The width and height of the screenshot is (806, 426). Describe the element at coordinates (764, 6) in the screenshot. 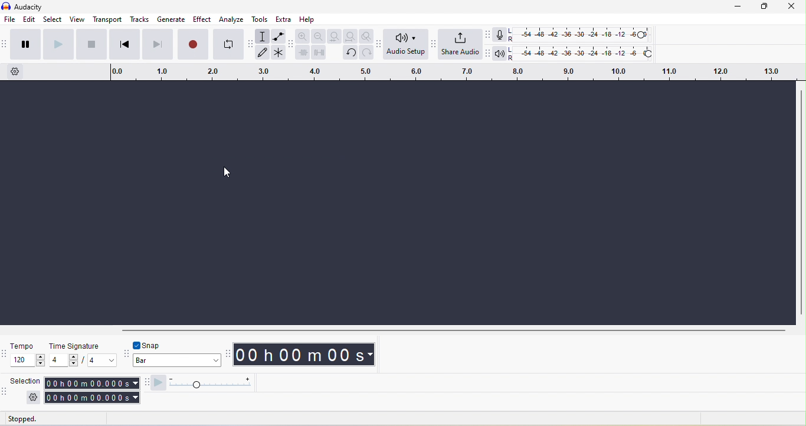

I see `maximize` at that location.